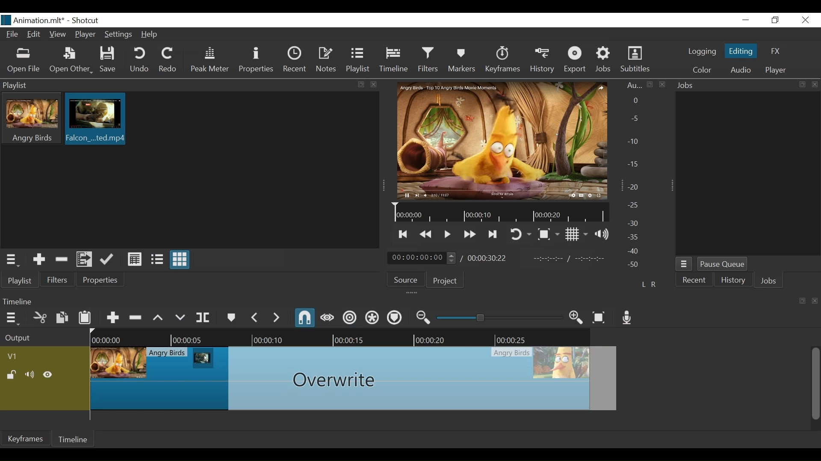 The width and height of the screenshot is (821, 461). What do you see at coordinates (306, 318) in the screenshot?
I see `Snap` at bounding box center [306, 318].